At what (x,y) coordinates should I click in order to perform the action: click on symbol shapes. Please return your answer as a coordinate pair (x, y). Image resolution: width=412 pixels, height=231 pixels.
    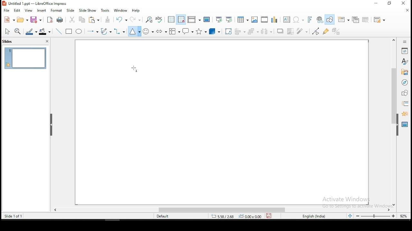
    Looking at the image, I should click on (148, 31).